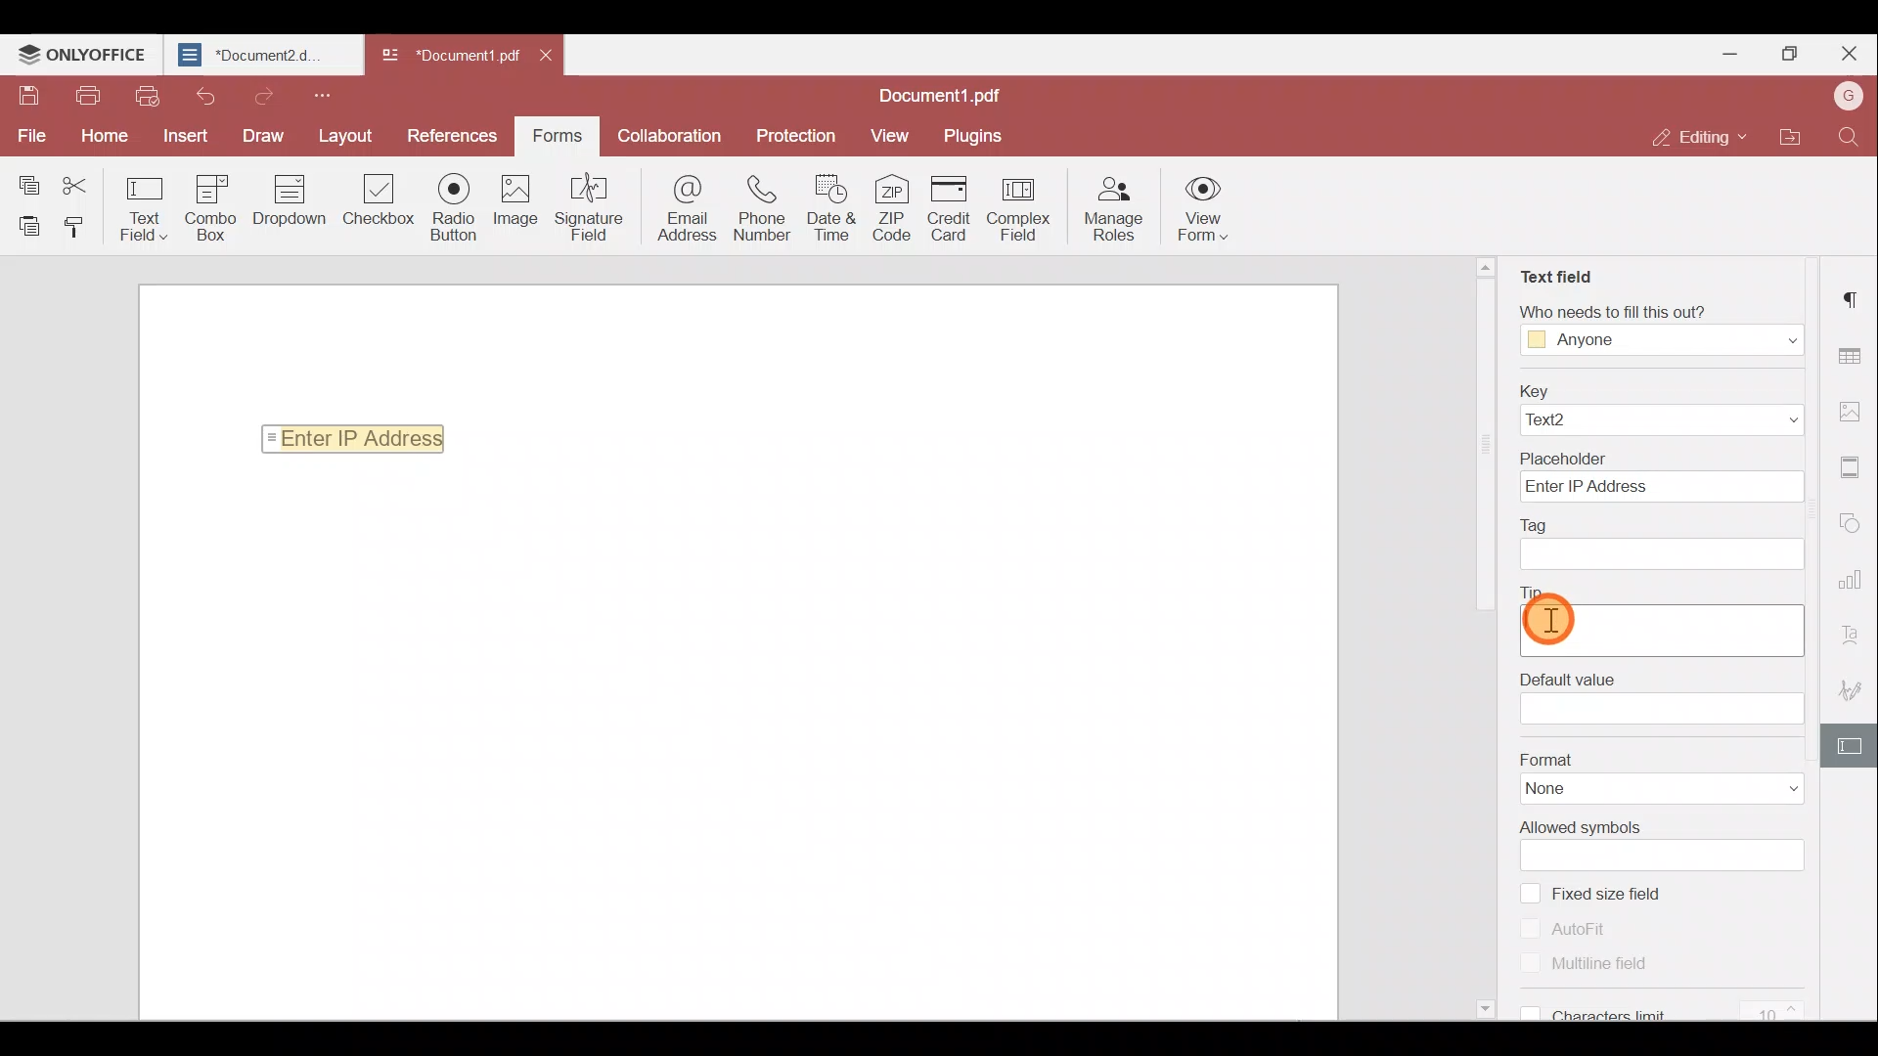 The width and height of the screenshot is (1878, 1056). What do you see at coordinates (763, 210) in the screenshot?
I see `Phone number` at bounding box center [763, 210].